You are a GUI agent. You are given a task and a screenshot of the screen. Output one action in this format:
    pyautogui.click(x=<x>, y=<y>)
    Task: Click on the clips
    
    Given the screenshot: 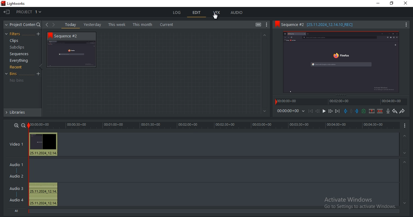 What is the action you would take?
    pyautogui.click(x=15, y=41)
    